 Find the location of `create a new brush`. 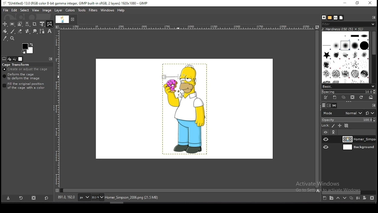

create a new brush is located at coordinates (335, 98).